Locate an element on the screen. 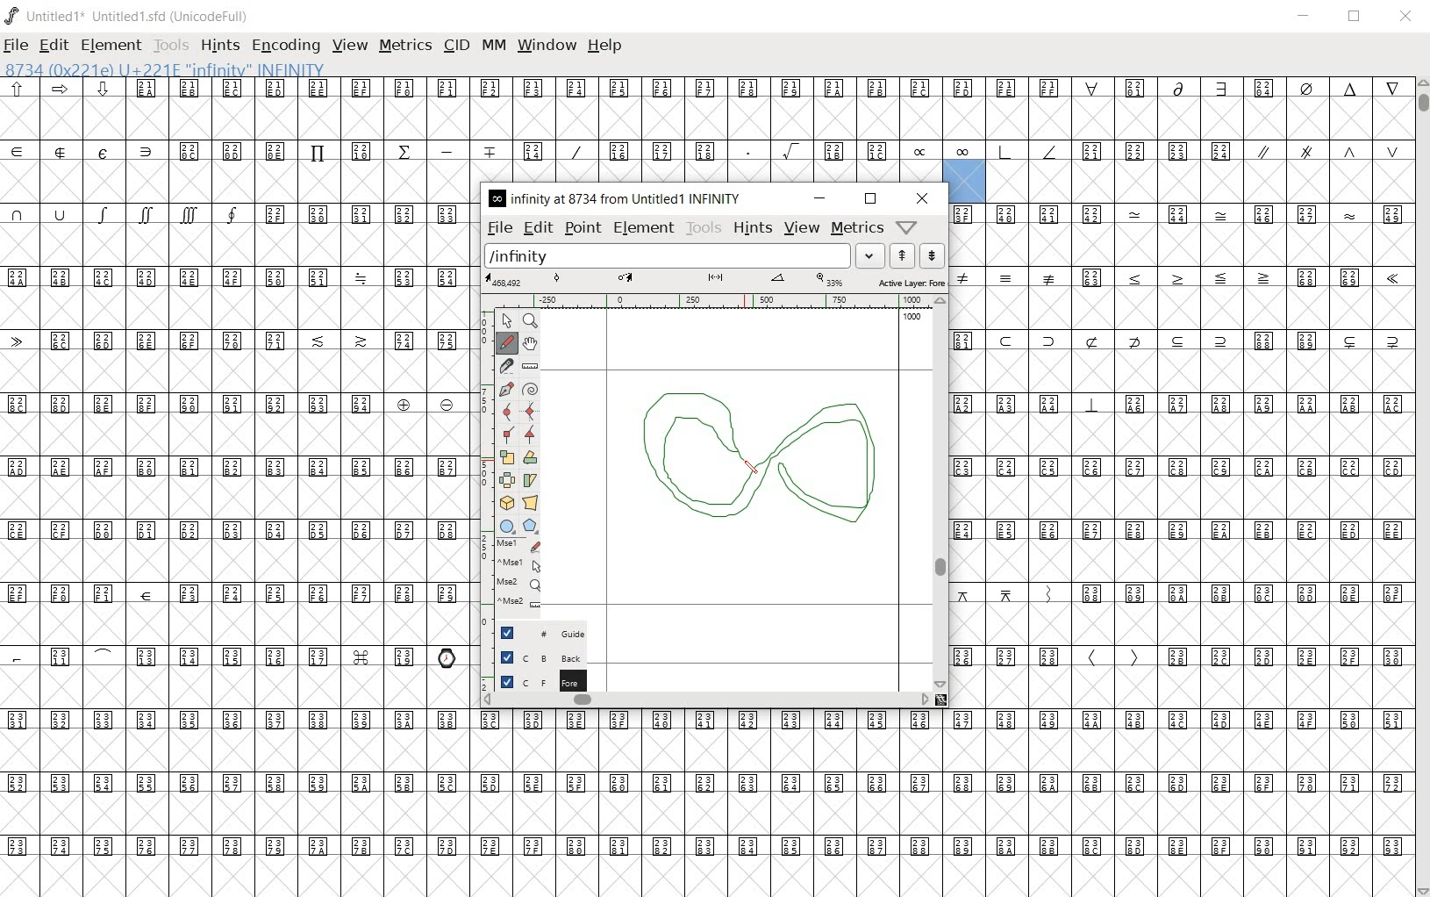  empty glyph slots is located at coordinates (1183, 308).